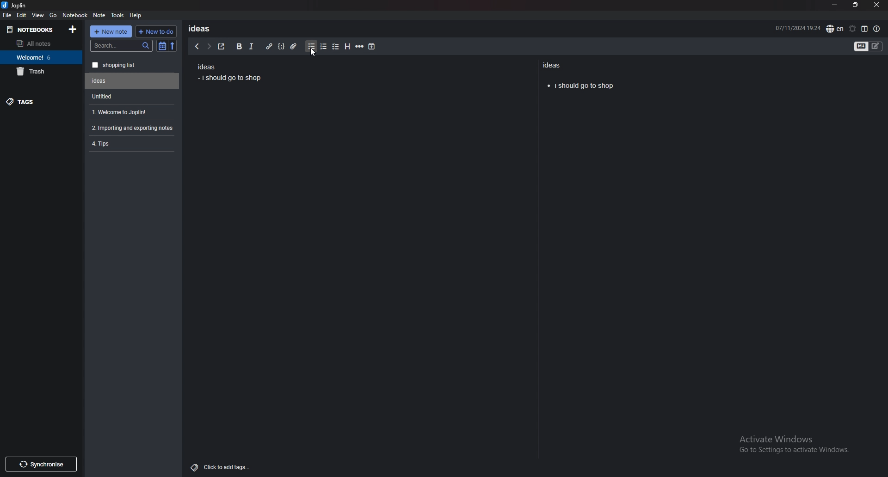  I want to click on Tips, so click(131, 143).